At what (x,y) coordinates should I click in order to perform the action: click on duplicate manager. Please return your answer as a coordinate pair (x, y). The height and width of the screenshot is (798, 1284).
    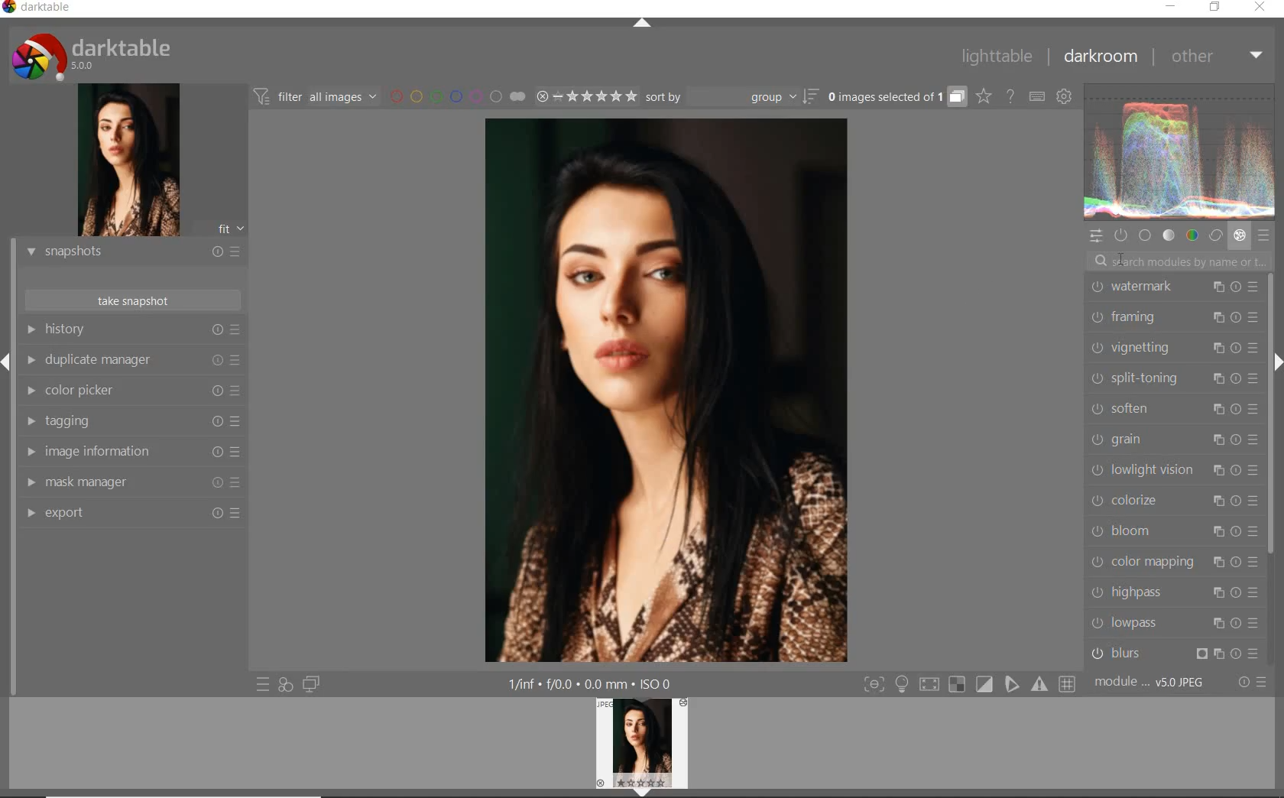
    Looking at the image, I should click on (132, 358).